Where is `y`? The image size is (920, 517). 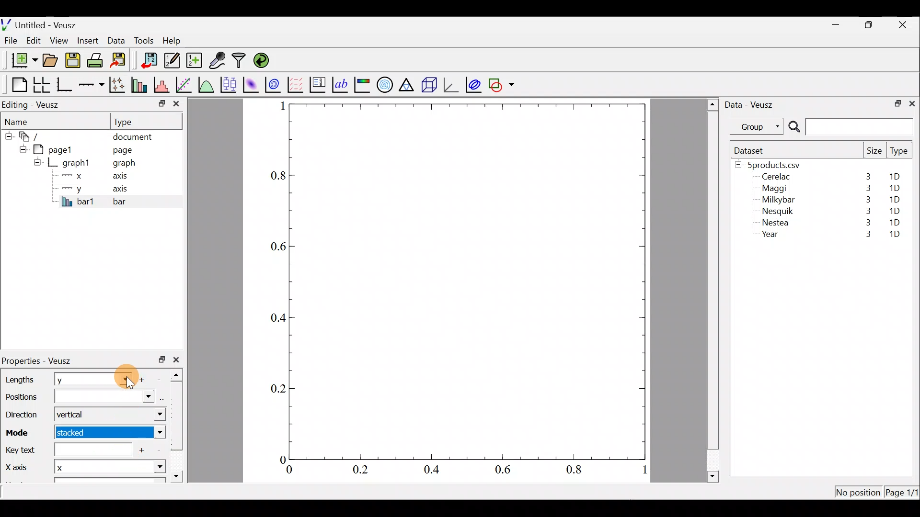
y is located at coordinates (72, 188).